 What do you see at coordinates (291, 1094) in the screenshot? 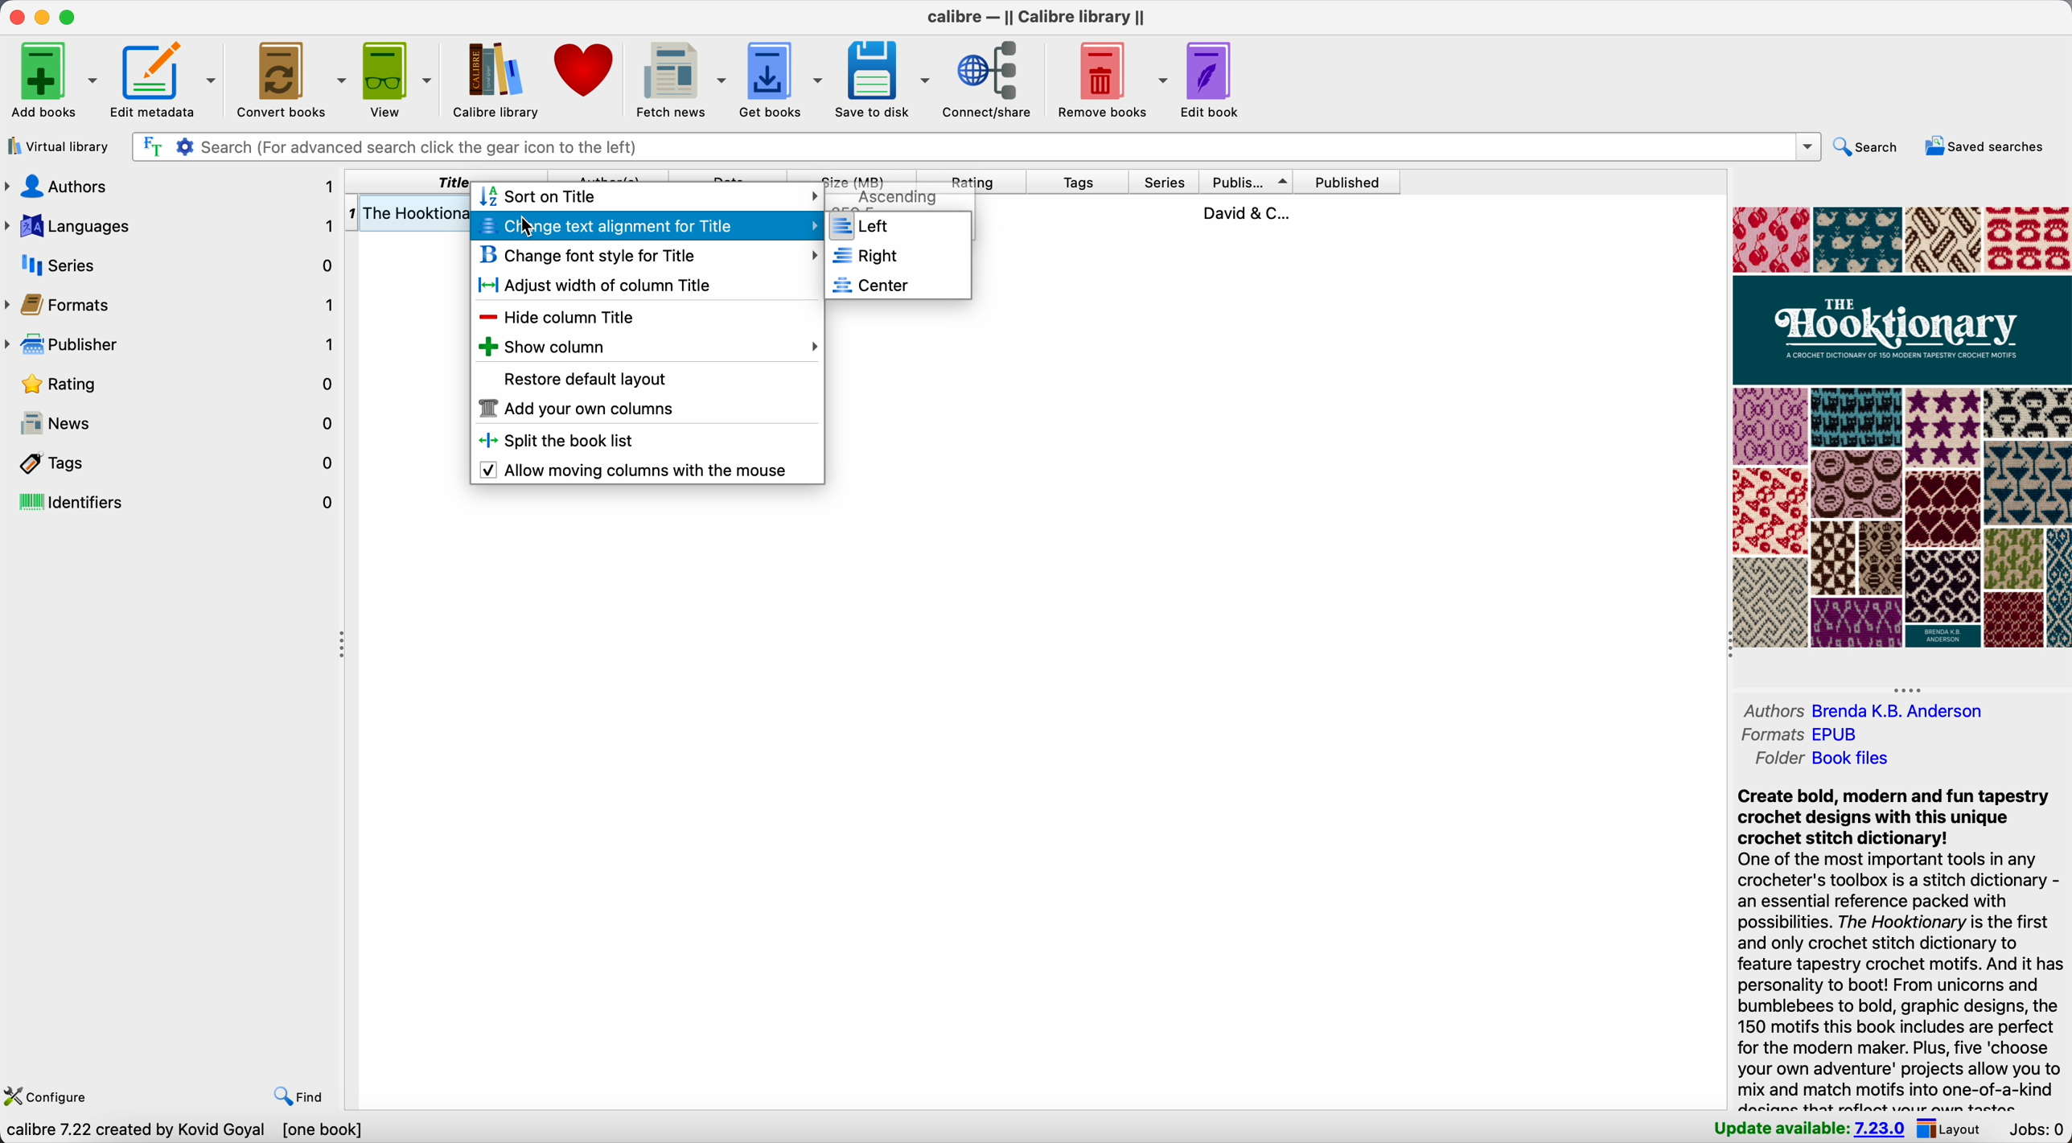
I see `find` at bounding box center [291, 1094].